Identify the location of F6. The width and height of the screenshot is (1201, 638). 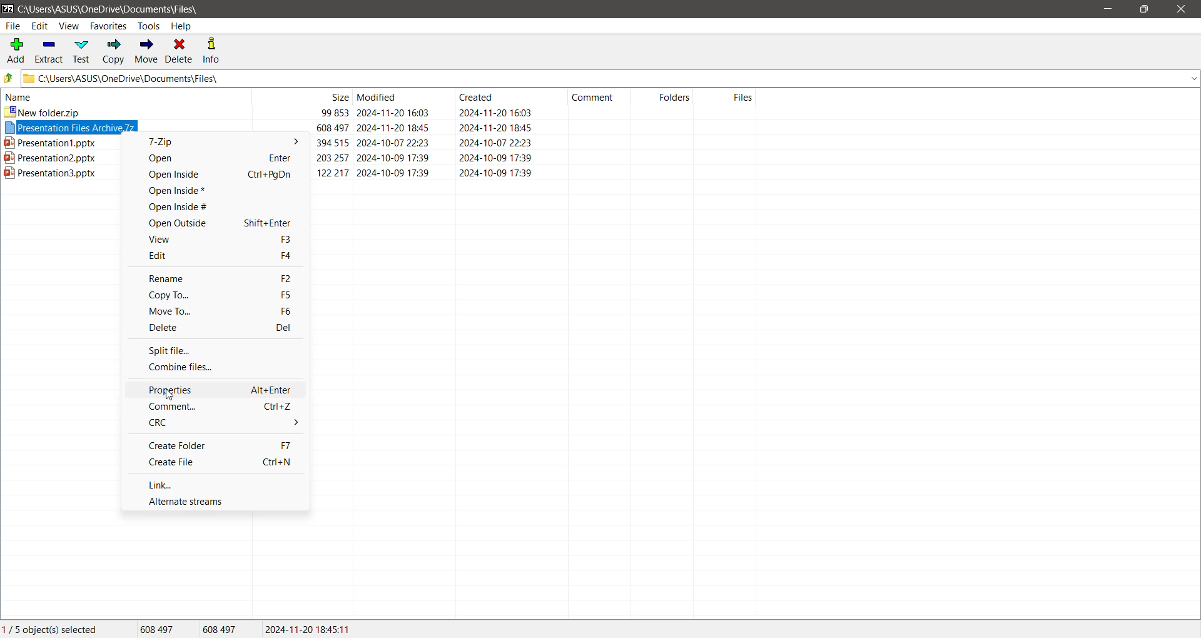
(280, 310).